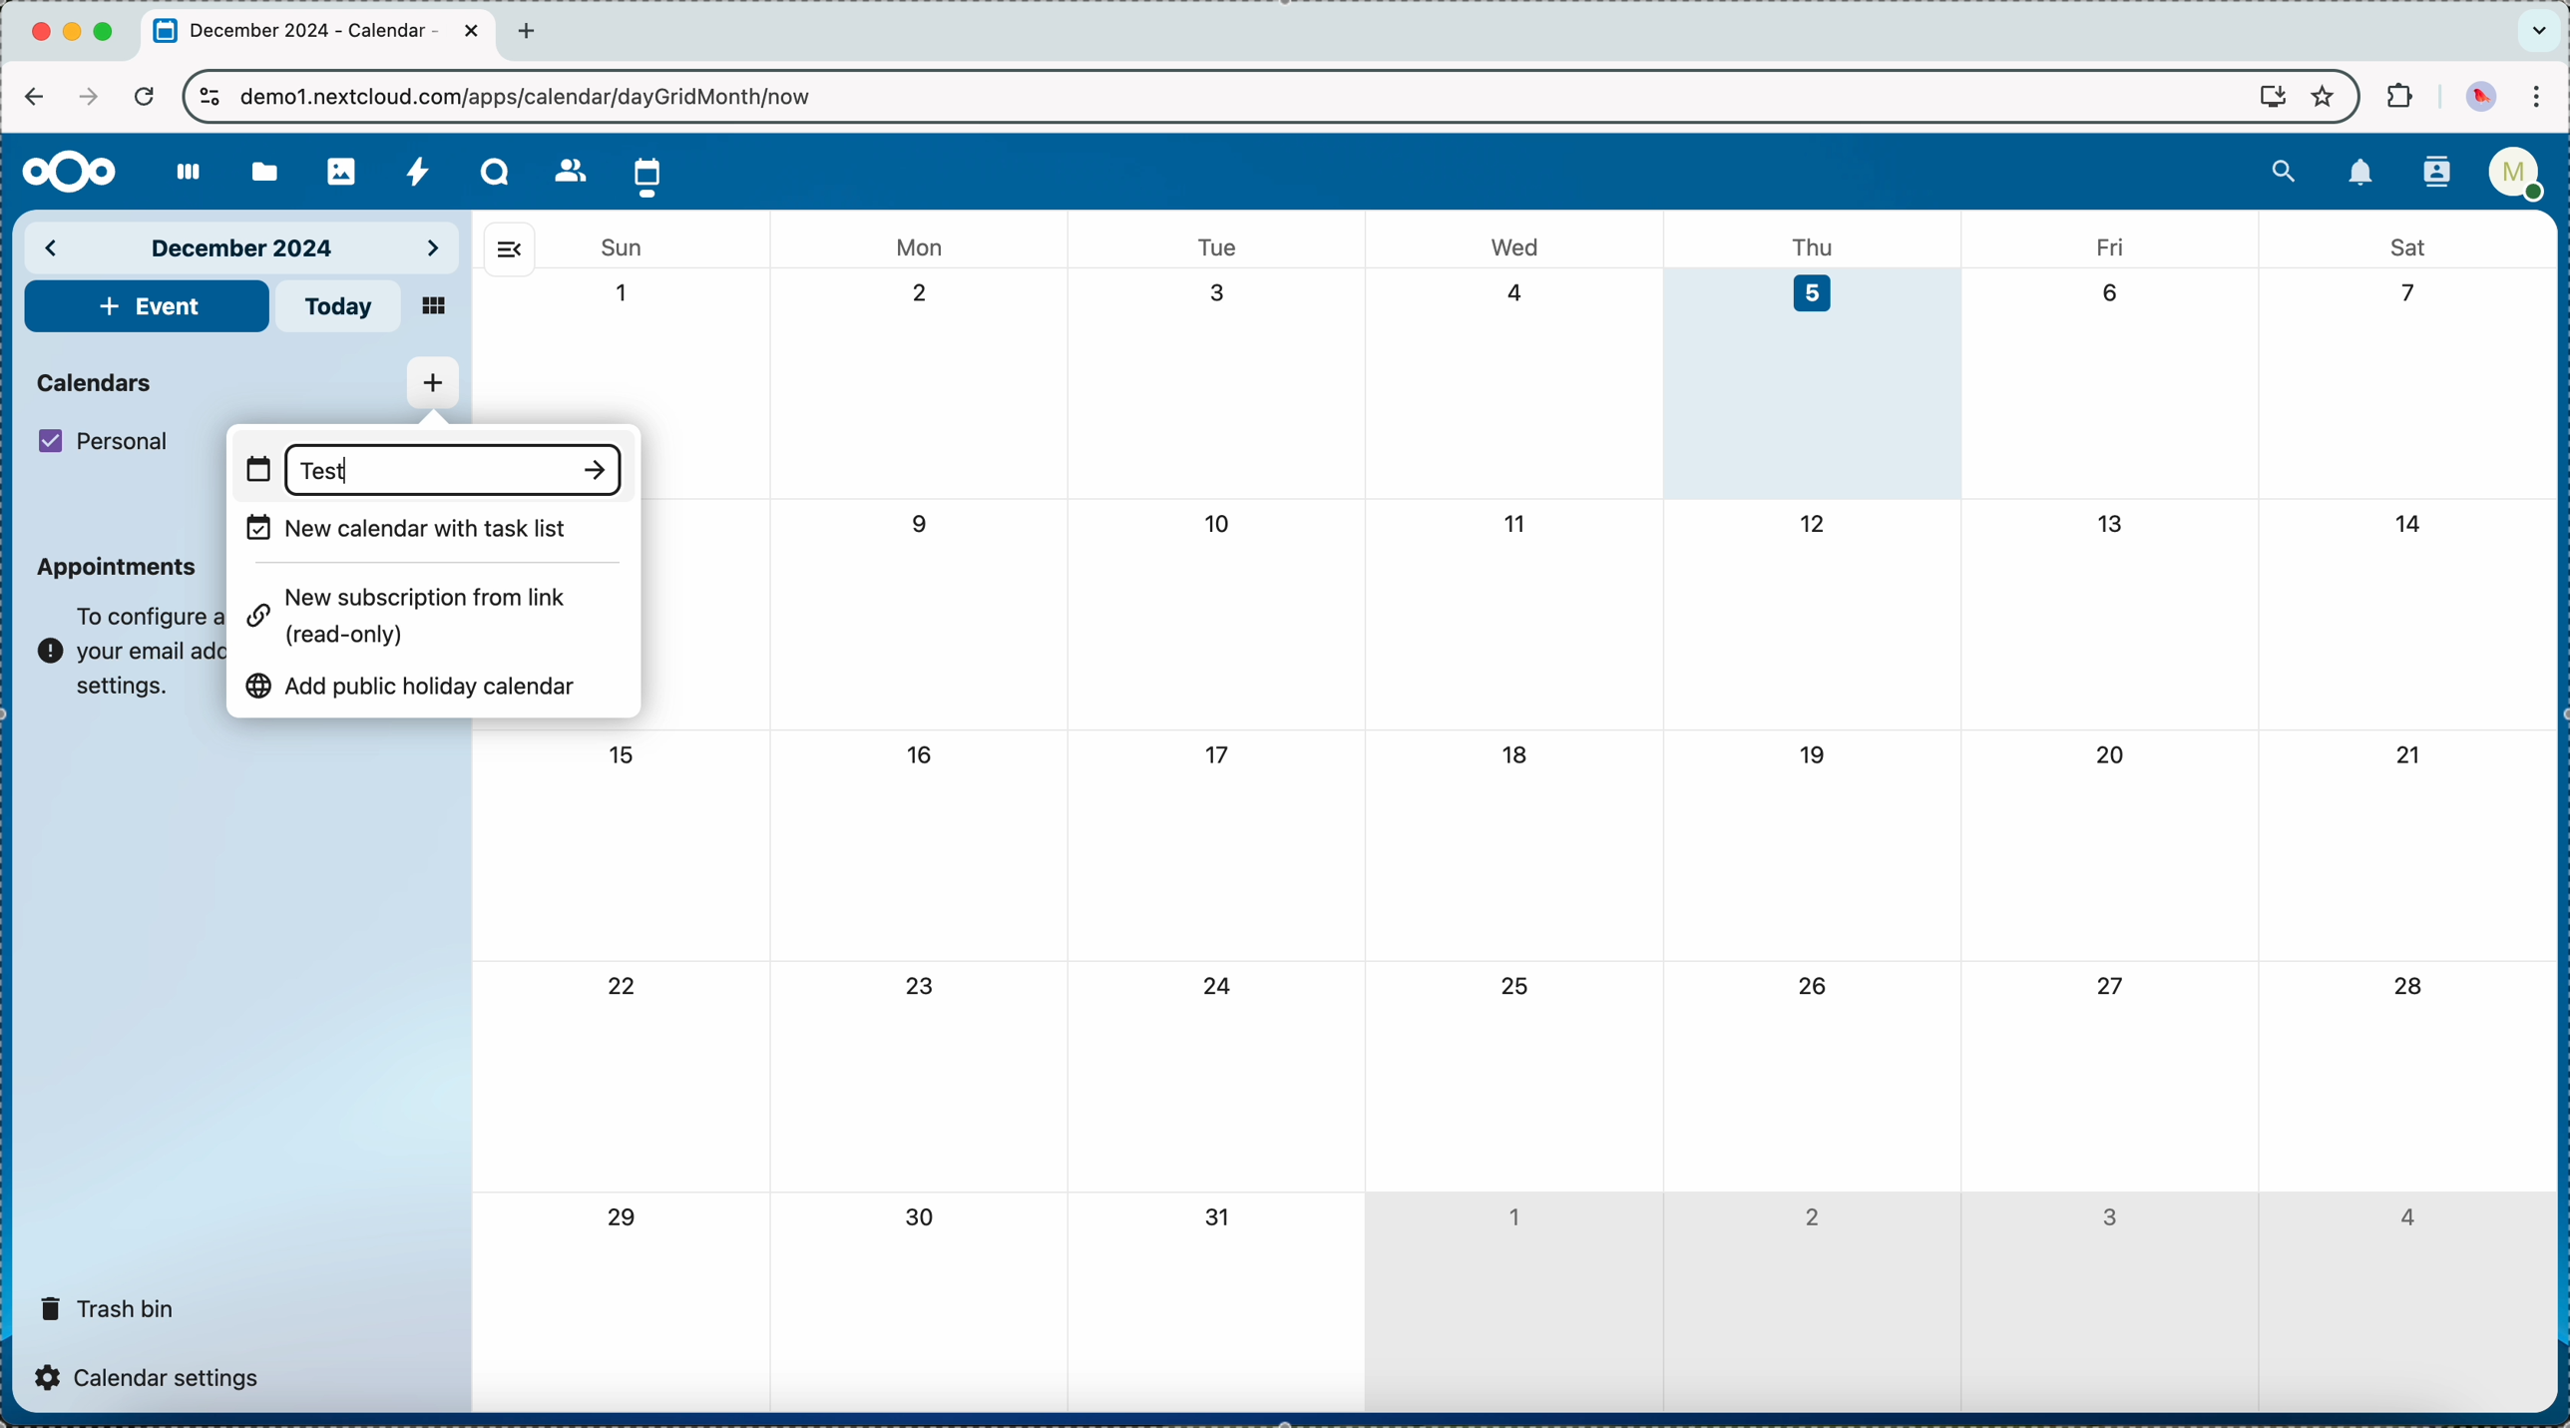  What do you see at coordinates (2110, 522) in the screenshot?
I see `13` at bounding box center [2110, 522].